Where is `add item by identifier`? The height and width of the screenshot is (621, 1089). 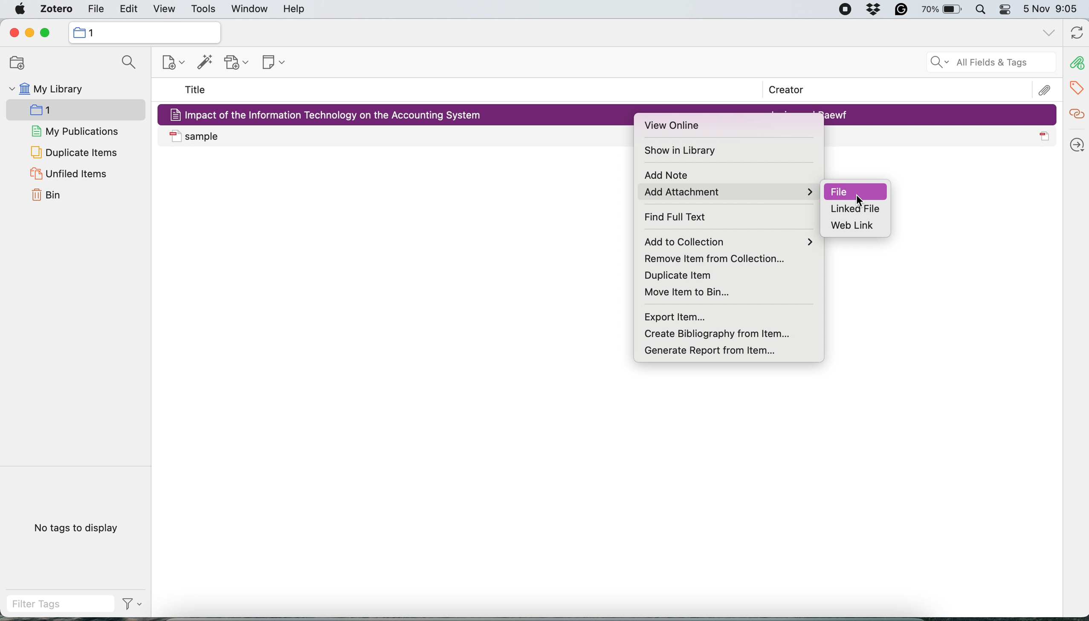
add item by identifier is located at coordinates (203, 63).